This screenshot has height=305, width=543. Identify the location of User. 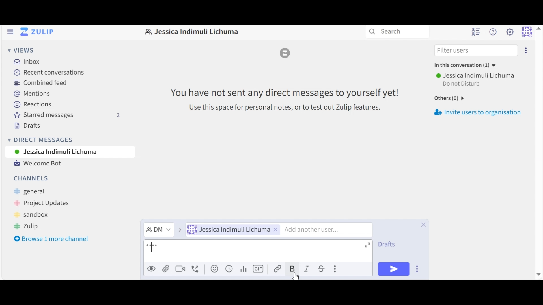
(61, 152).